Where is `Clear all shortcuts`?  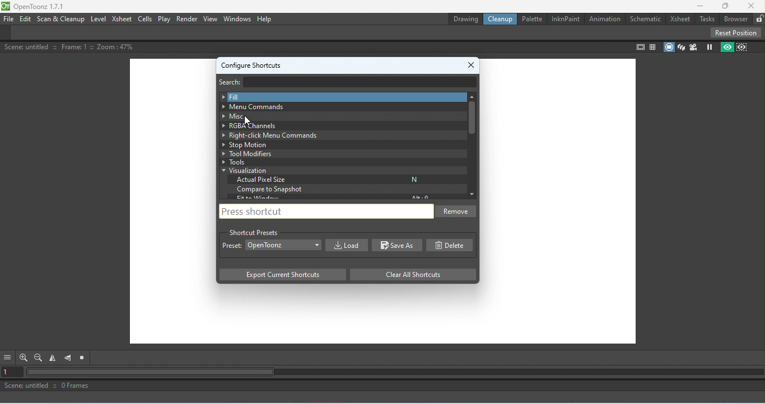 Clear all shortcuts is located at coordinates (409, 274).